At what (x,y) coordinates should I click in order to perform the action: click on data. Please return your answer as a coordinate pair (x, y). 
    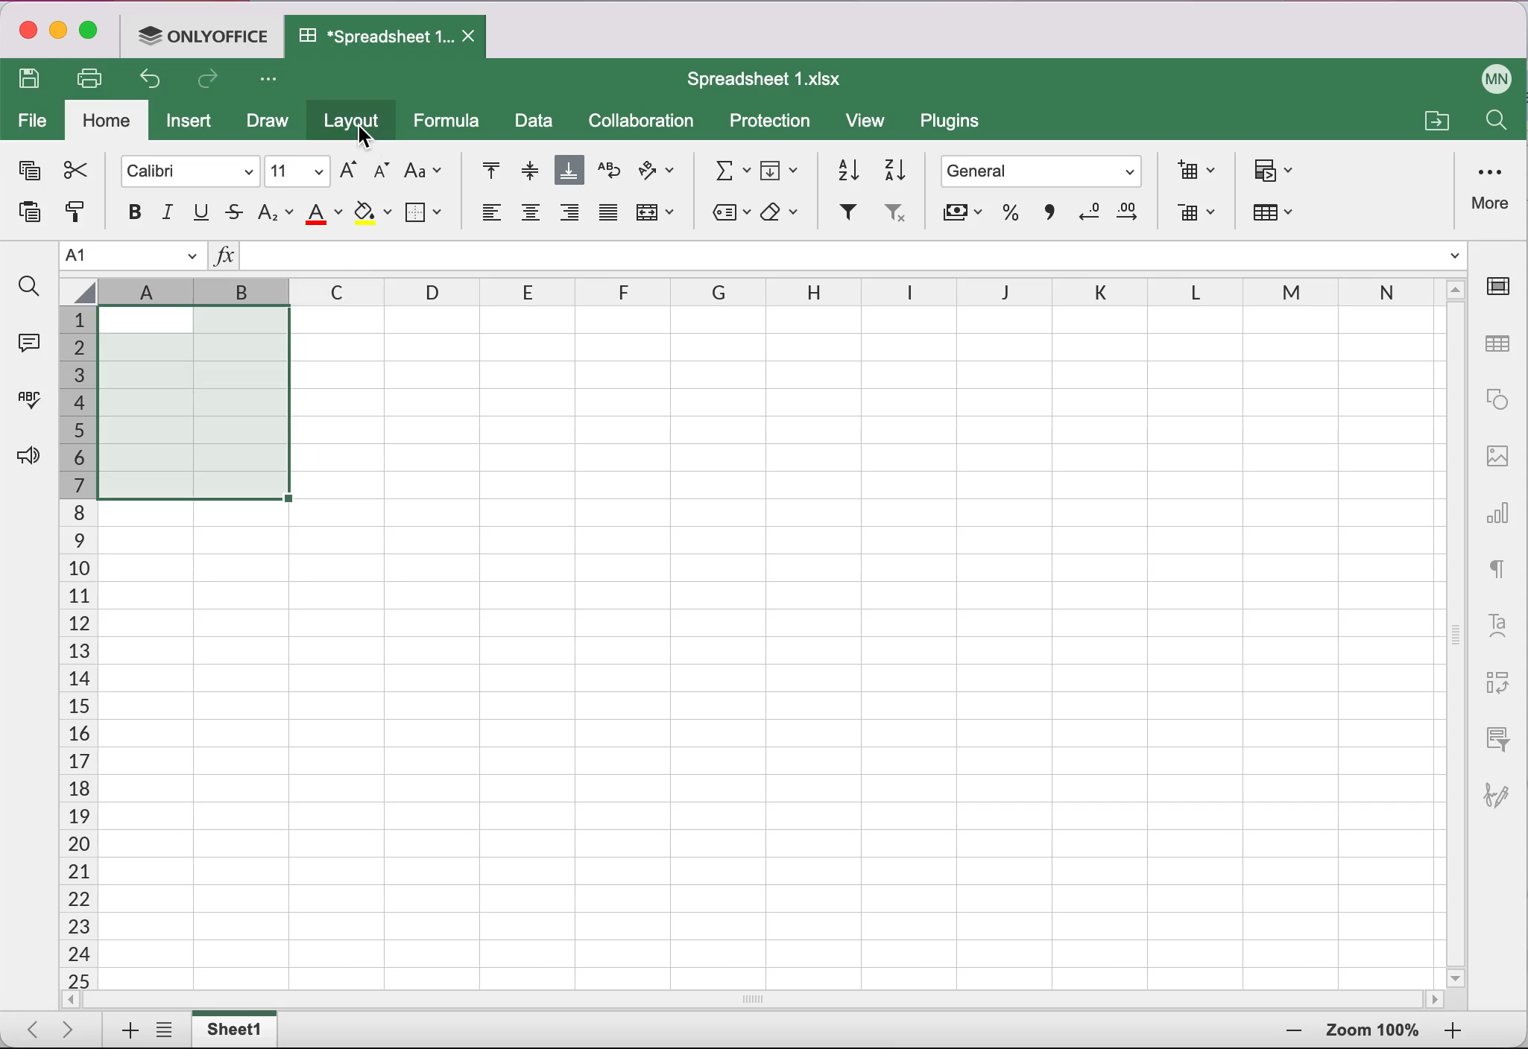
    Looking at the image, I should click on (535, 123).